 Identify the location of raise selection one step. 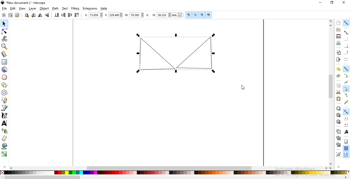
(70, 15).